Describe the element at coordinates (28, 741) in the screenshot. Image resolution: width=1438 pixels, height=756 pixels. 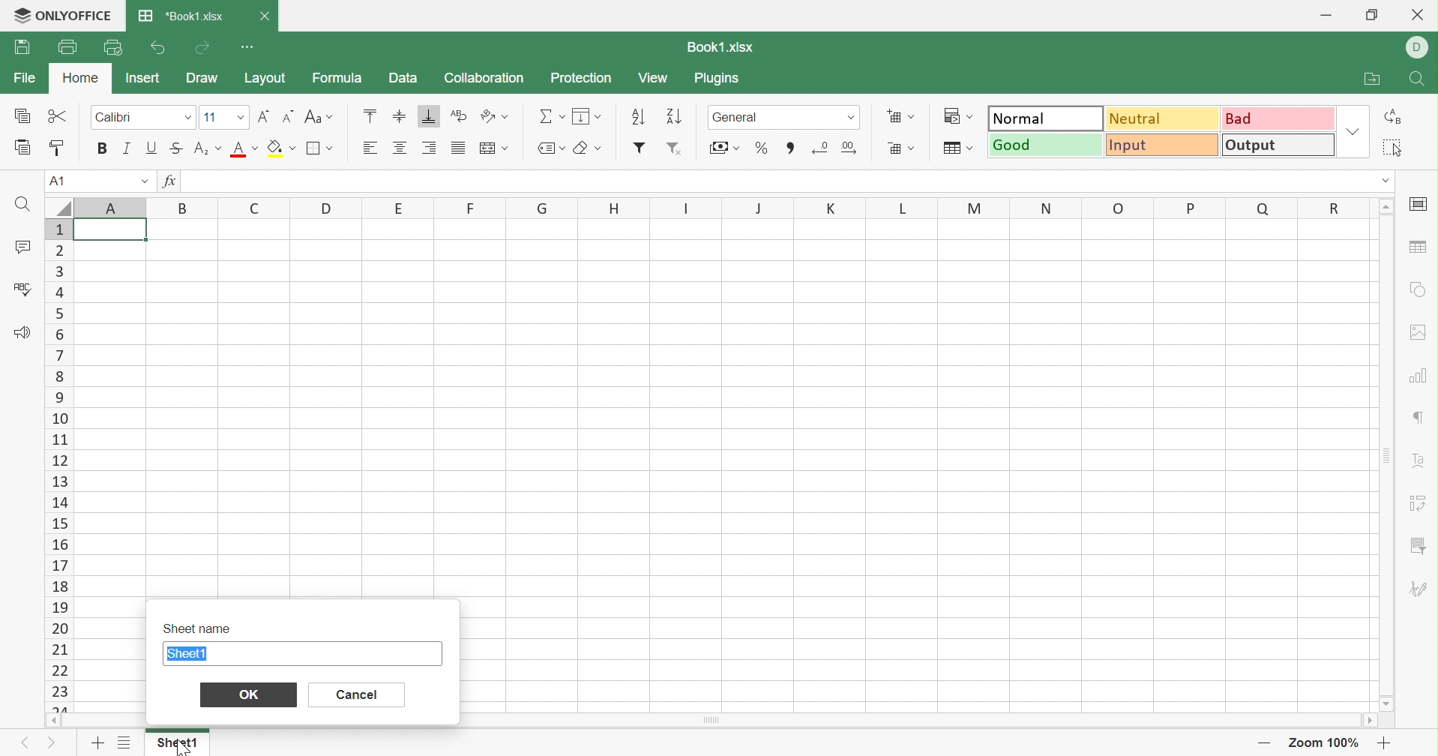
I see `Previous` at that location.